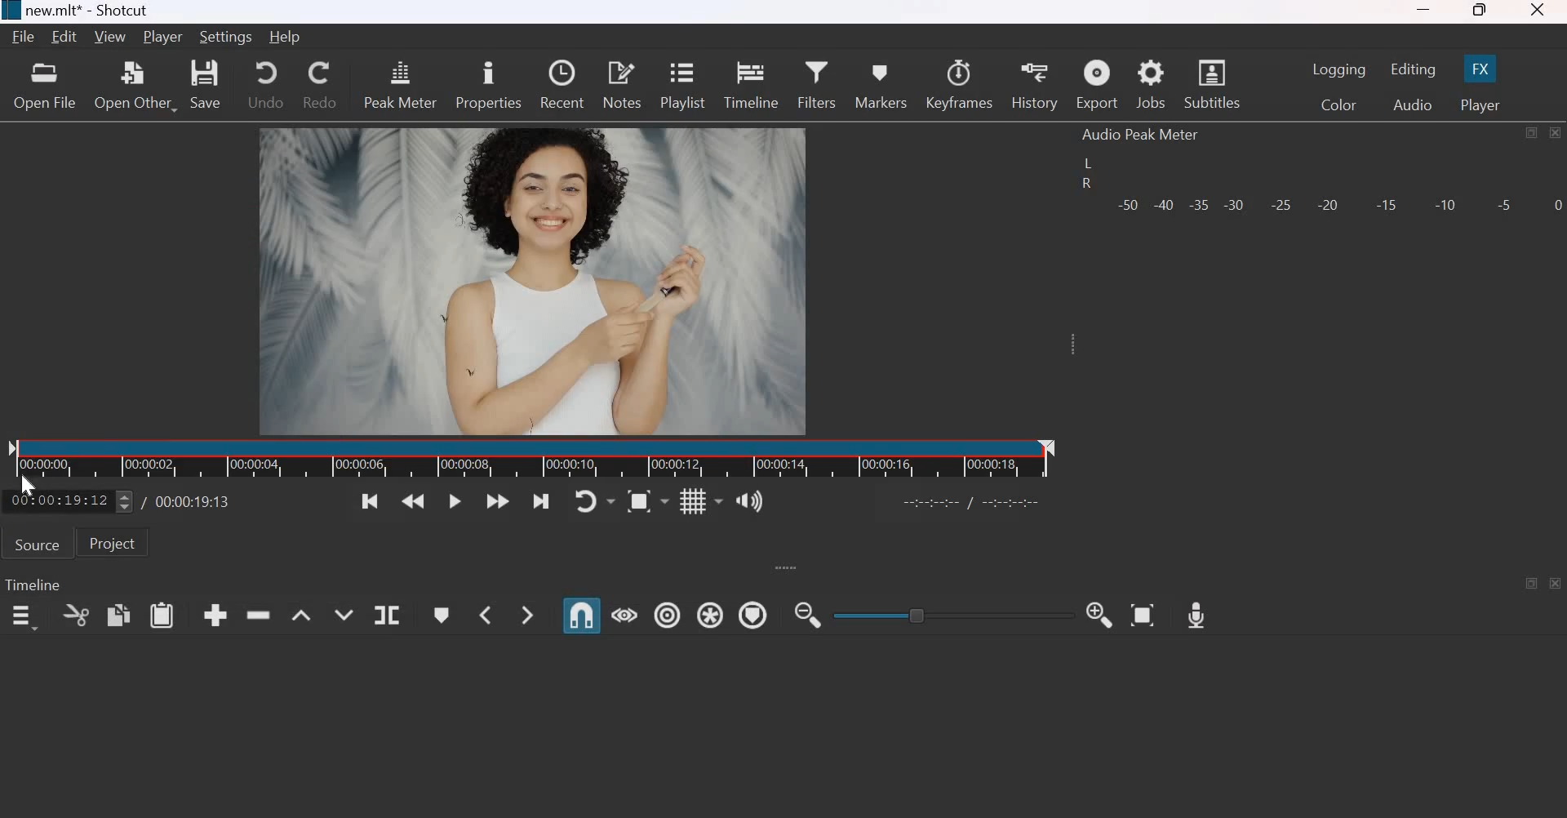 The image size is (1567, 818). I want to click on Filters, so click(816, 82).